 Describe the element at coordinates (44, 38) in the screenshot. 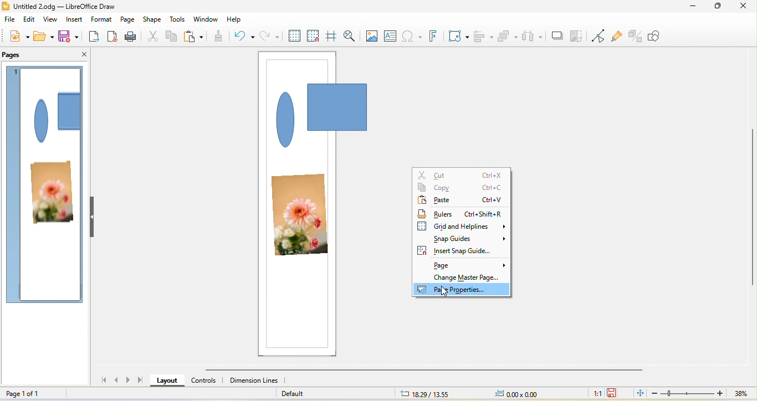

I see `open` at that location.